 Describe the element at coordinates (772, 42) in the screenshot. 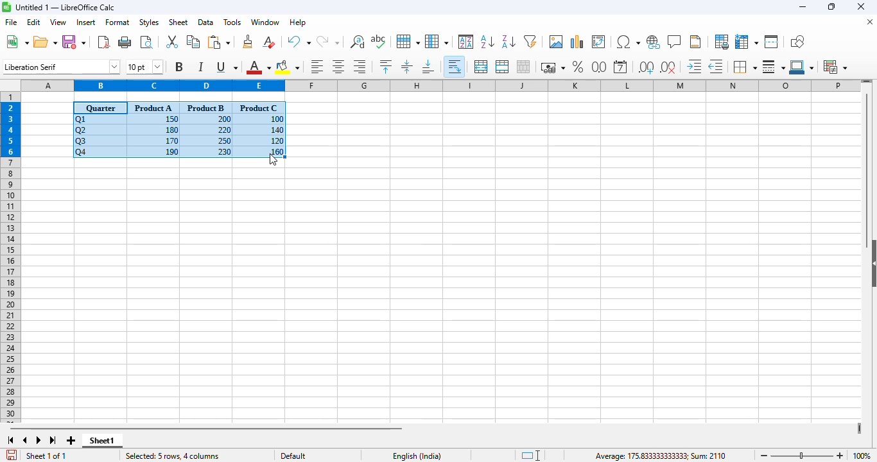

I see `split window` at that location.